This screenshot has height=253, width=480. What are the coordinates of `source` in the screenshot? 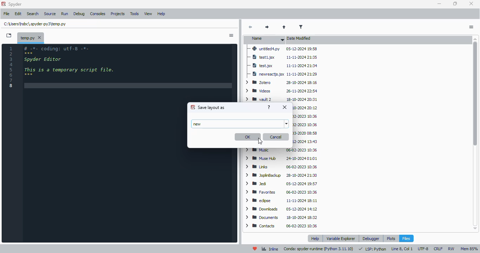 It's located at (50, 14).